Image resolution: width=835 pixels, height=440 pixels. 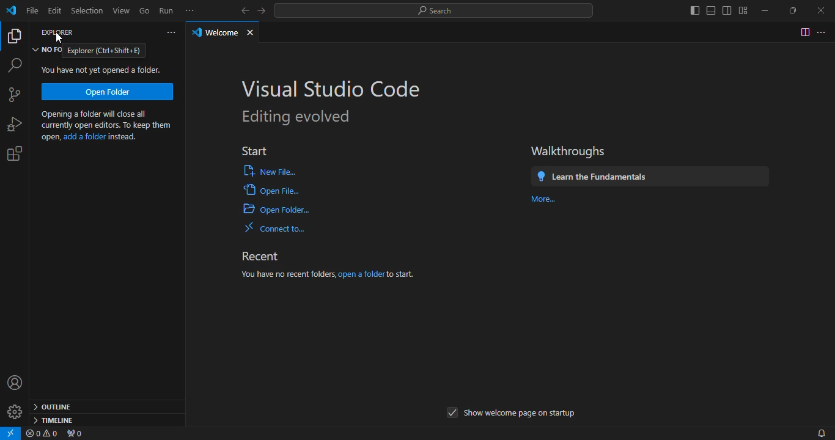 I want to click on walkthroughs, so click(x=572, y=151).